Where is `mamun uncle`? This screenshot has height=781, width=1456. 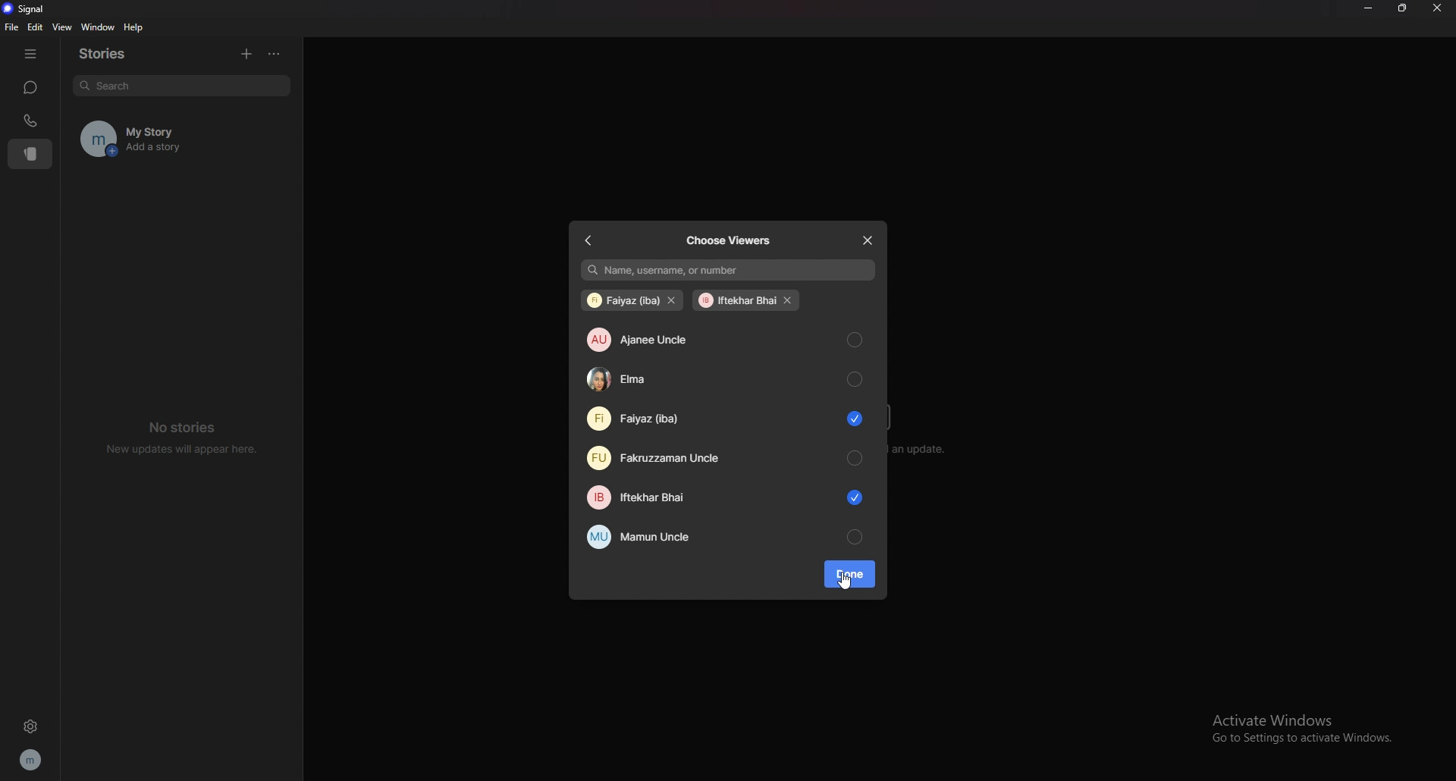
mamun uncle is located at coordinates (726, 535).